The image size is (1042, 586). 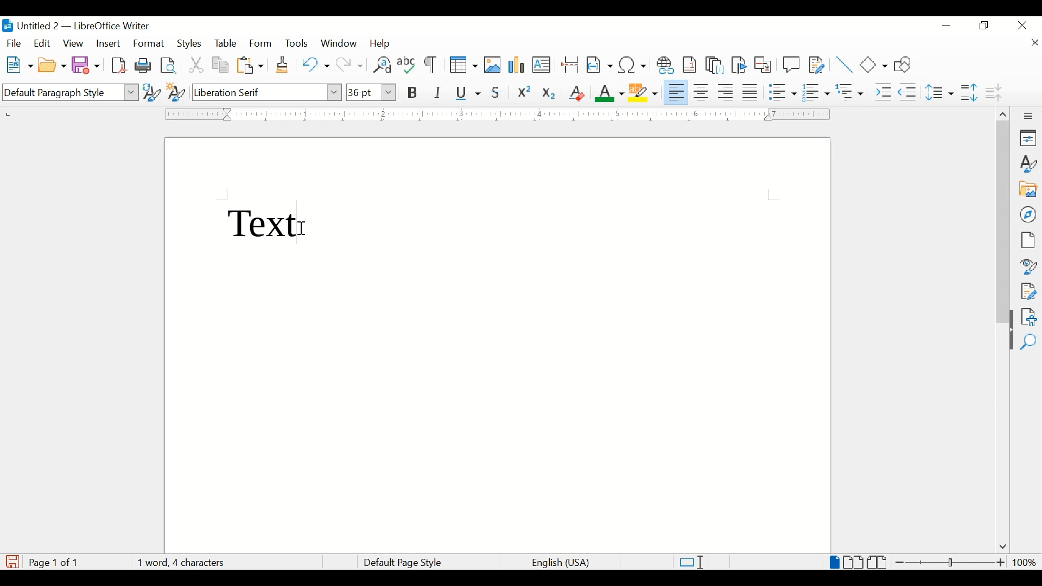 I want to click on insert special characters, so click(x=633, y=64).